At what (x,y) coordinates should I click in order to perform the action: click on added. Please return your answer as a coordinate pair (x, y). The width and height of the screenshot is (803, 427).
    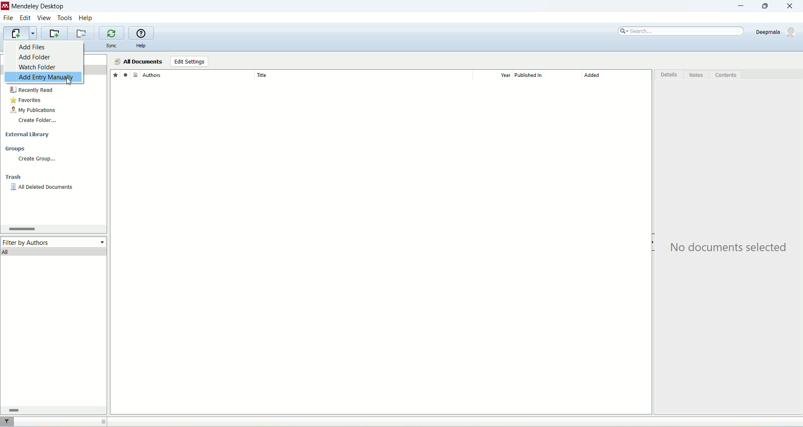
    Looking at the image, I should click on (617, 77).